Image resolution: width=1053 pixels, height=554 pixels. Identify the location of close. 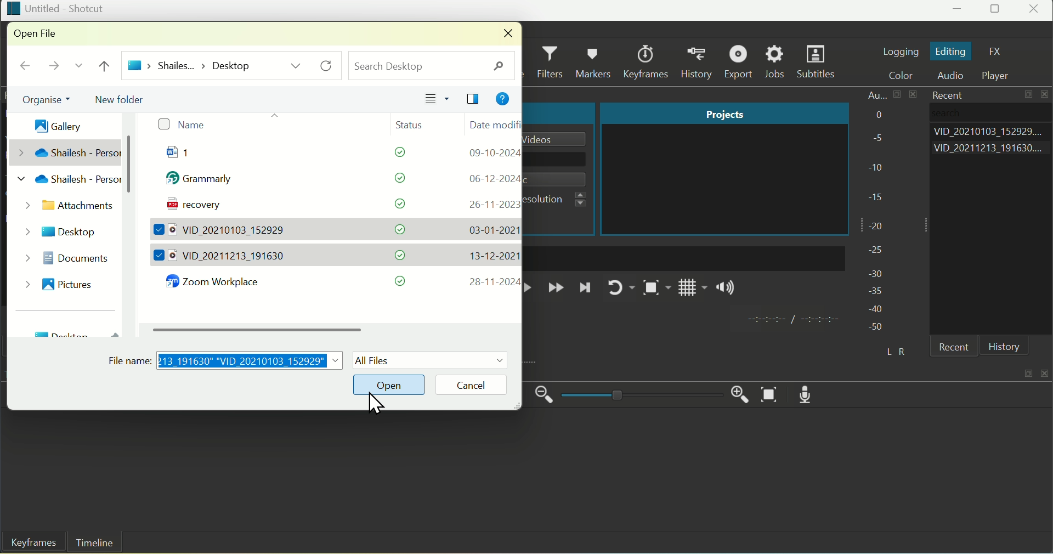
(505, 34).